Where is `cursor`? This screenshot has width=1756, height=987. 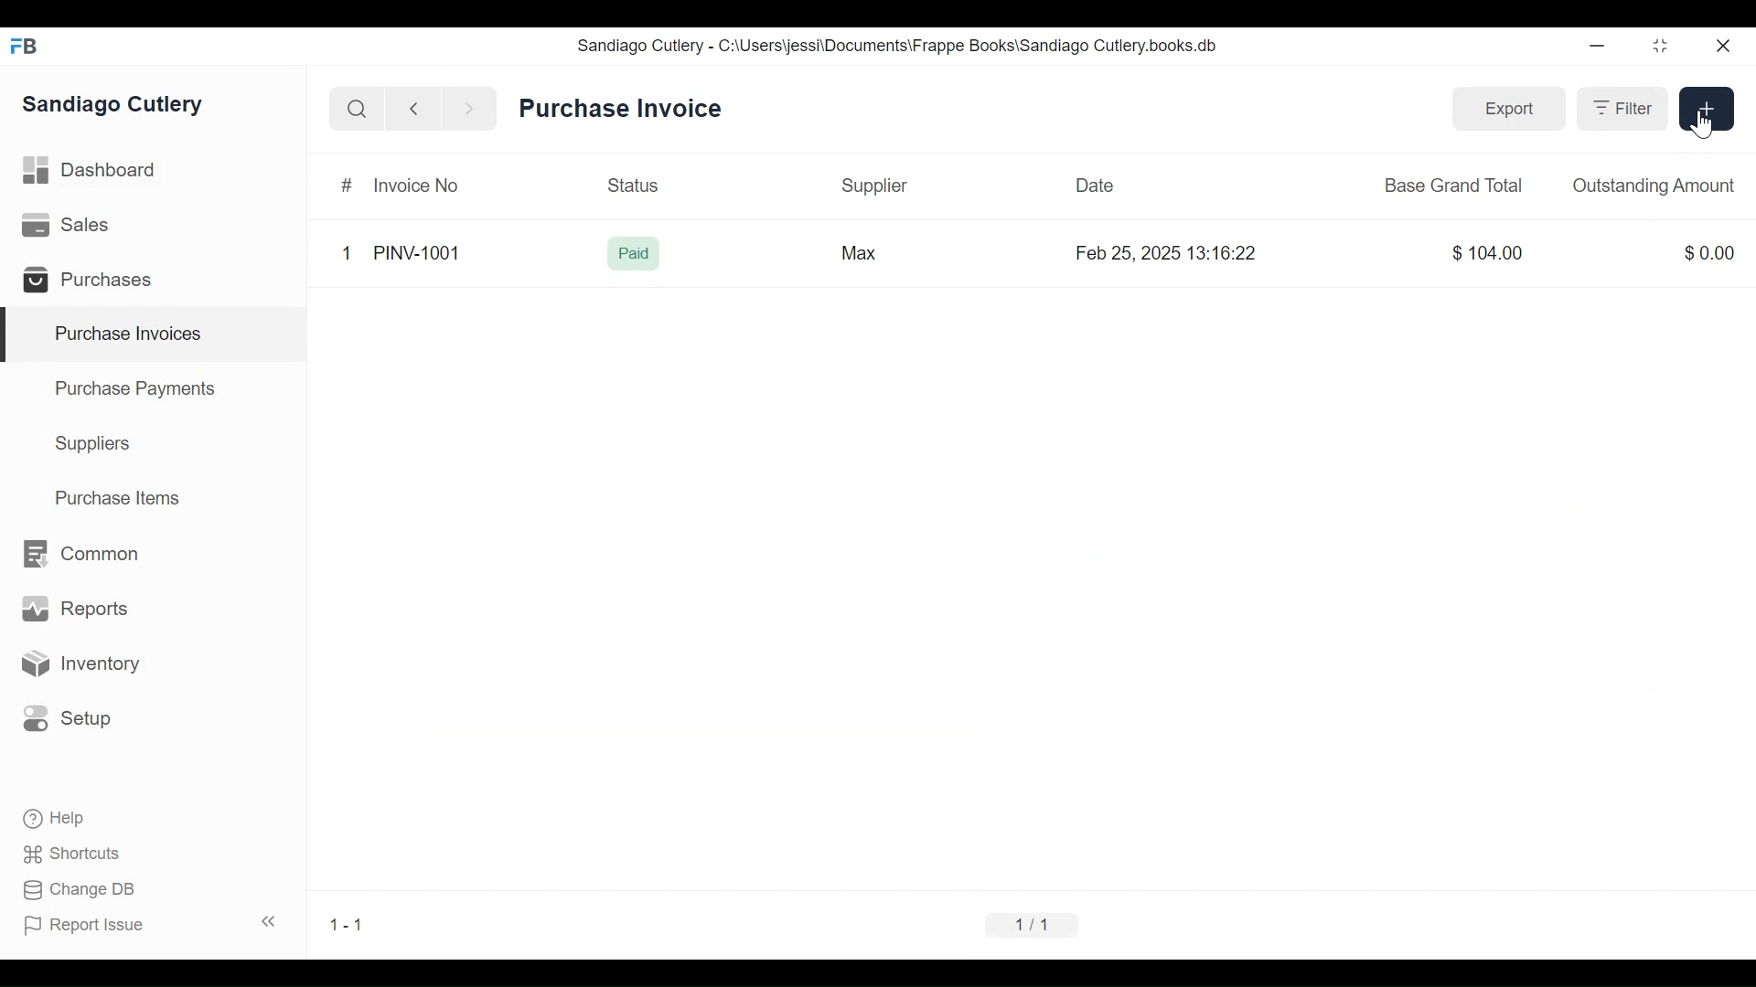
cursor is located at coordinates (1701, 123).